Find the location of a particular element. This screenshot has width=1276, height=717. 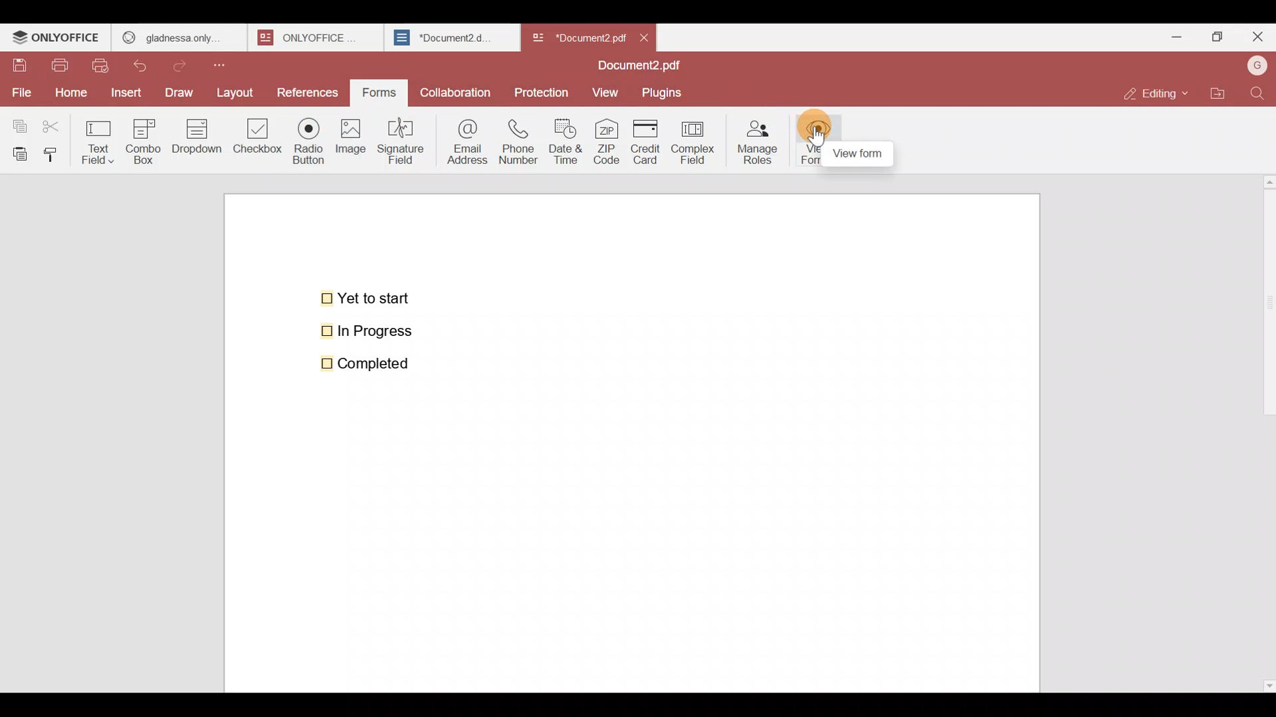

Cut is located at coordinates (57, 123).